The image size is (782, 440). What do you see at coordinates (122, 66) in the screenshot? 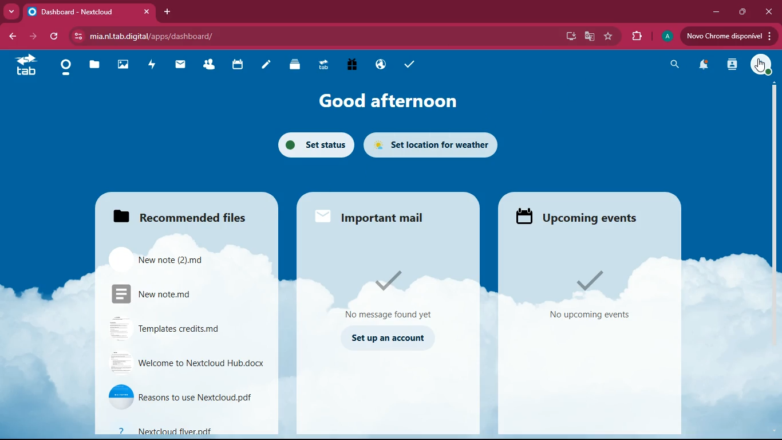
I see `images` at bounding box center [122, 66].